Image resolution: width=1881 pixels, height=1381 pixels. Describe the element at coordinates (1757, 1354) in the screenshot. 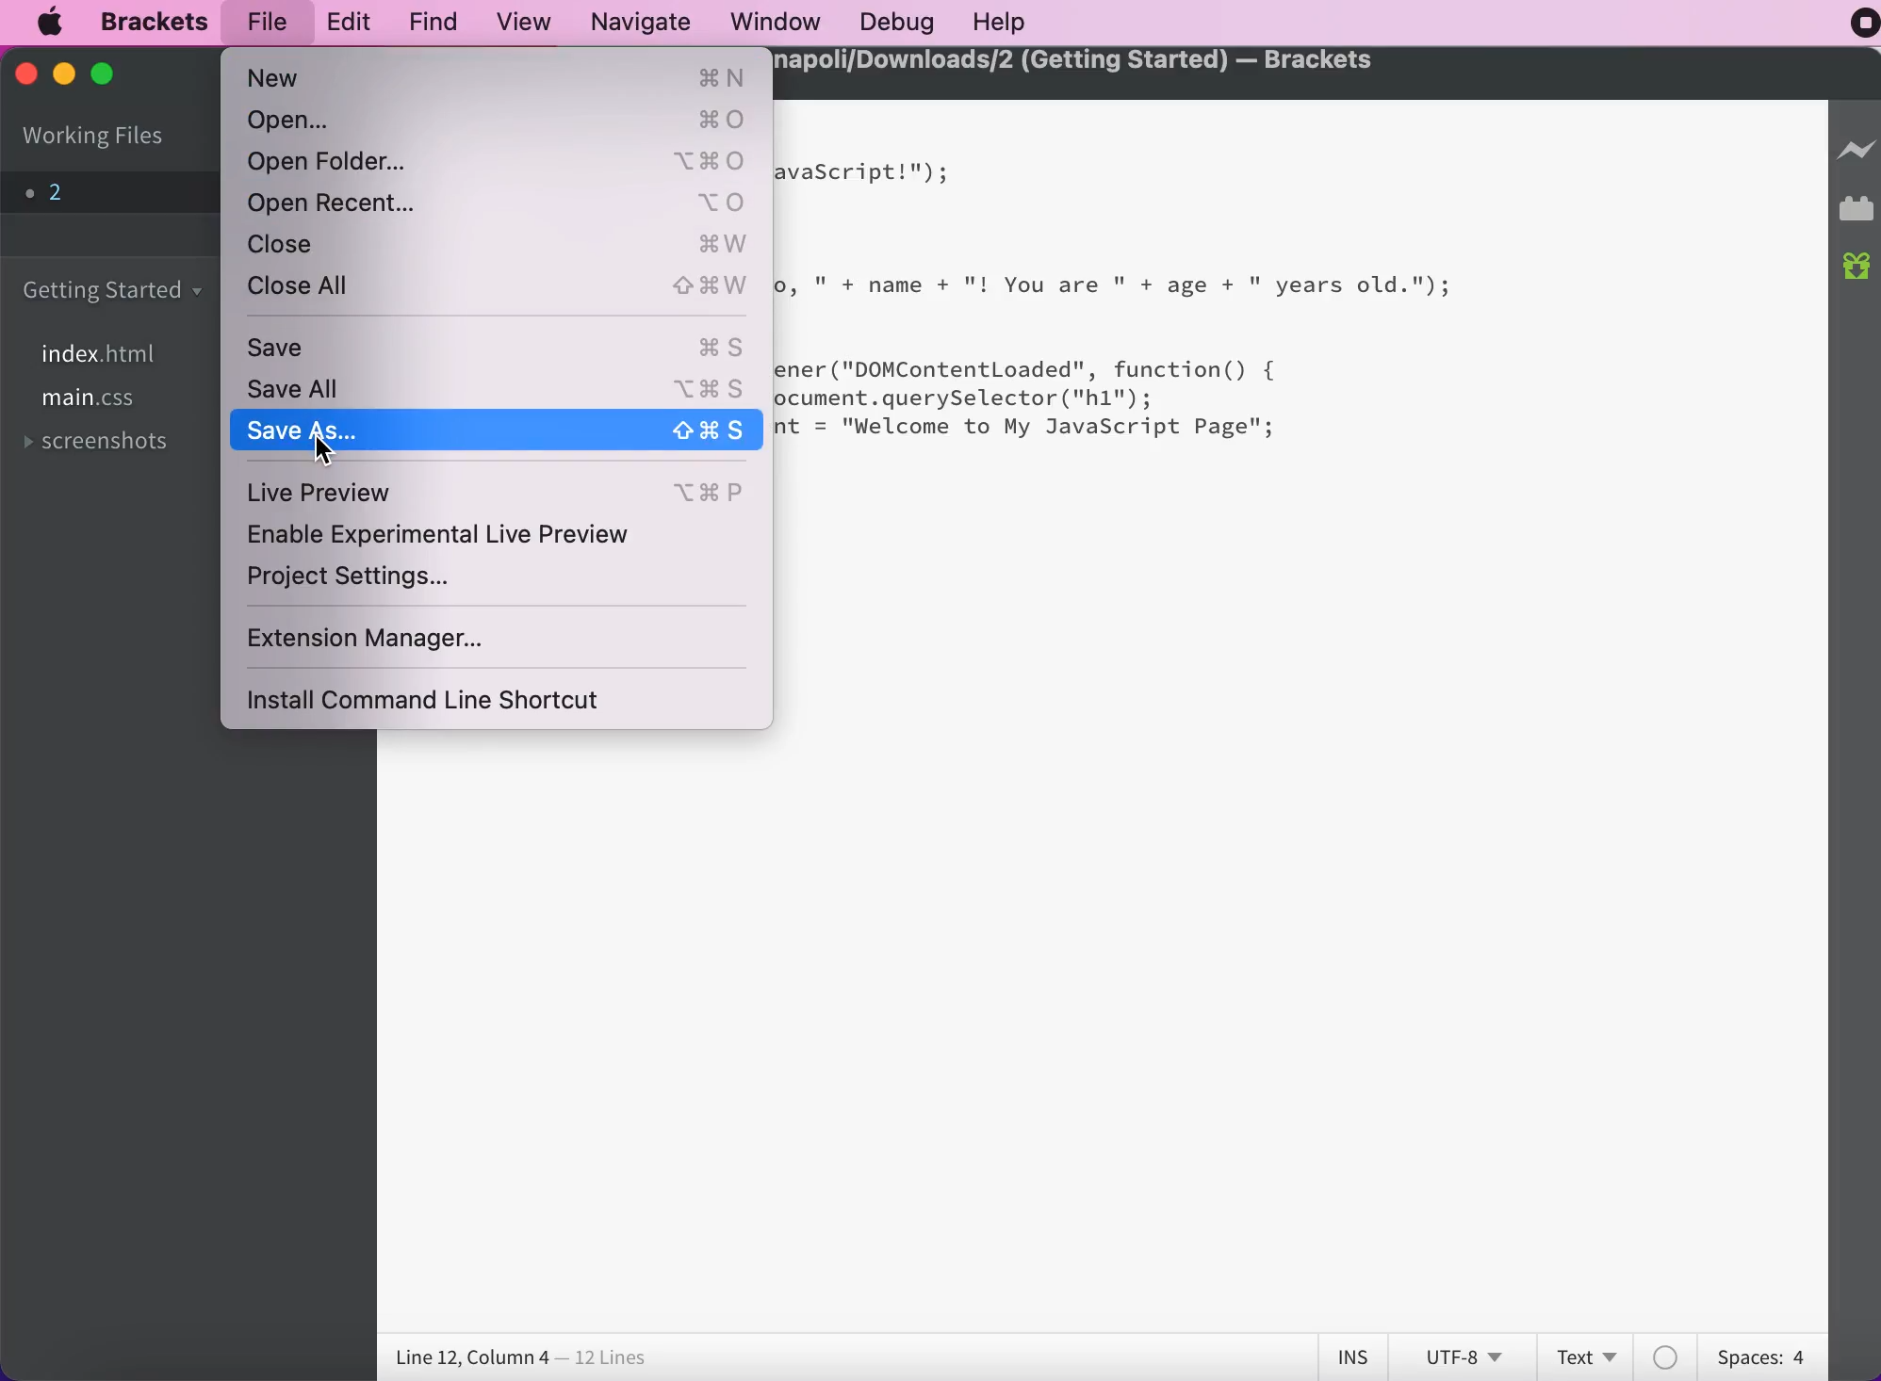

I see `spaces: 4` at that location.